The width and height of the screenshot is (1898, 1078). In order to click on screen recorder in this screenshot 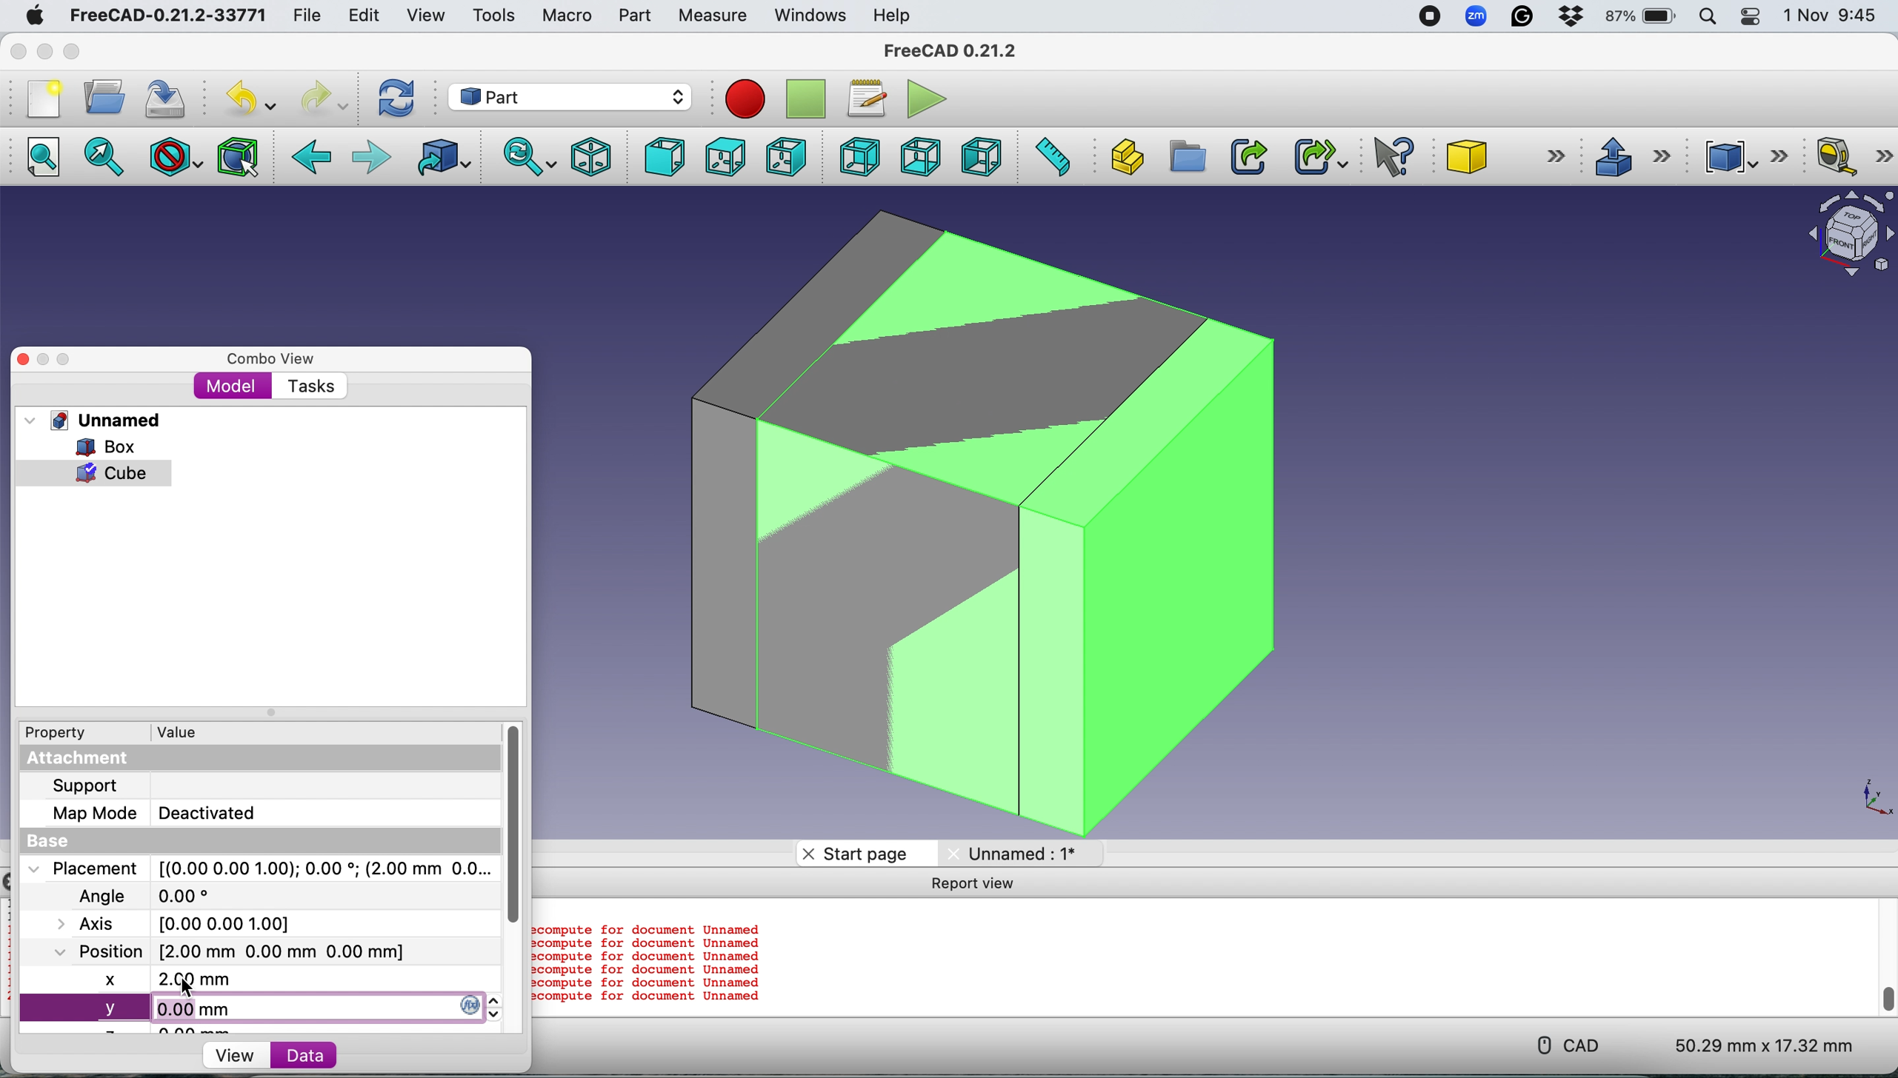, I will do `click(1428, 17)`.